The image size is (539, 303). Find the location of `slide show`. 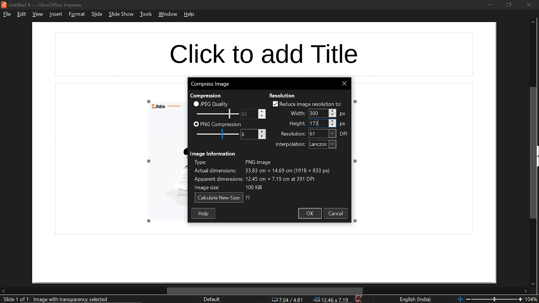

slide show is located at coordinates (121, 15).